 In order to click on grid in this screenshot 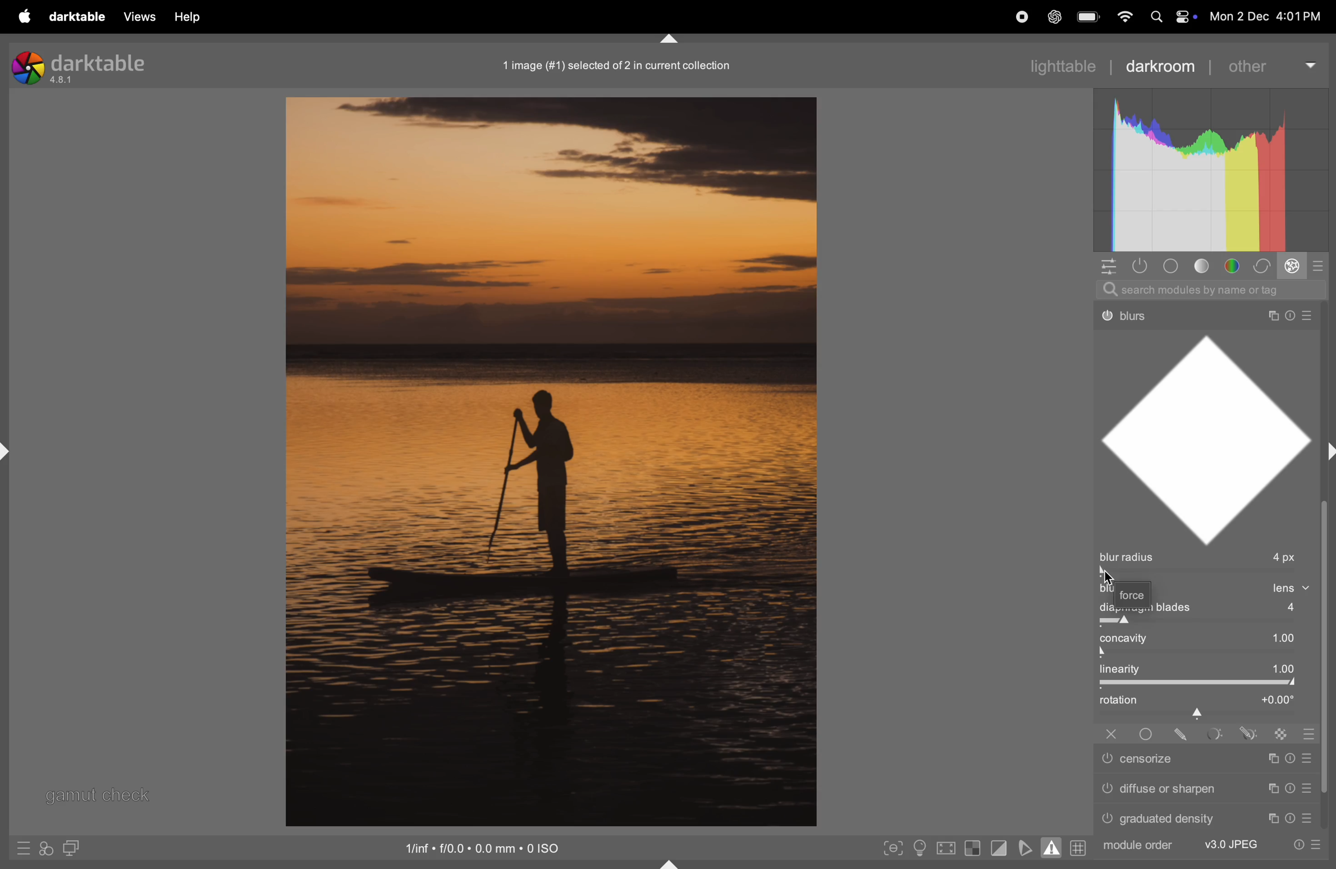, I will do `click(1079, 848)`.